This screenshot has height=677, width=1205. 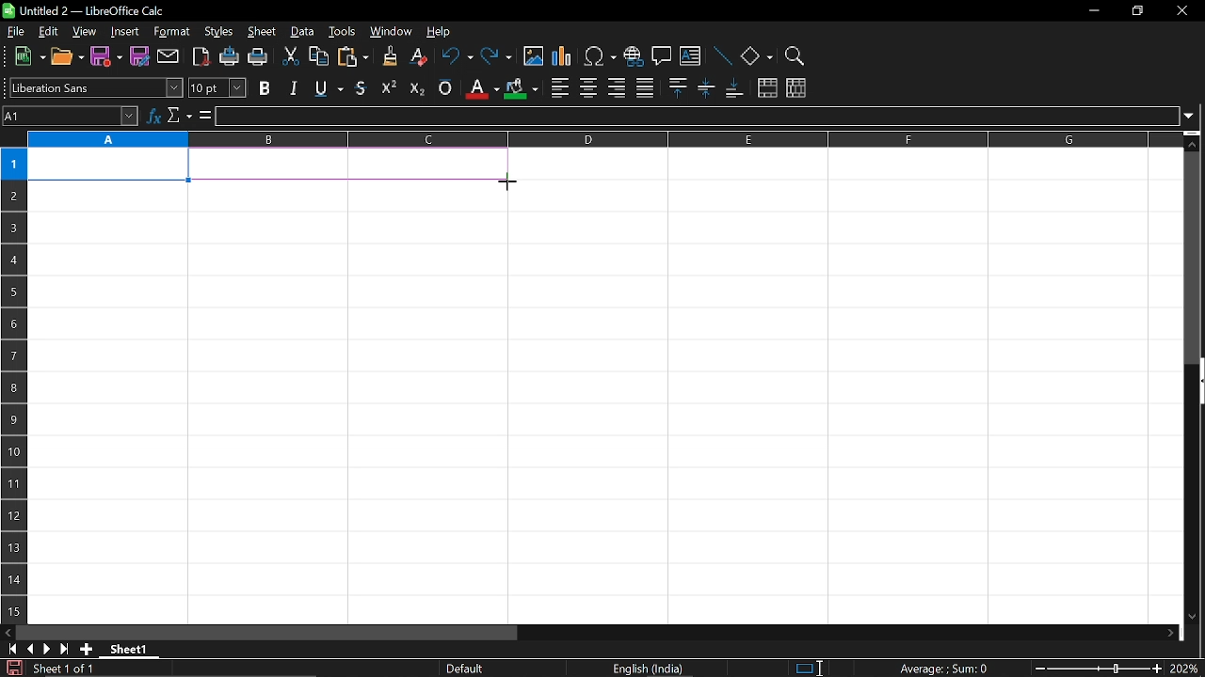 I want to click on styles, so click(x=218, y=33).